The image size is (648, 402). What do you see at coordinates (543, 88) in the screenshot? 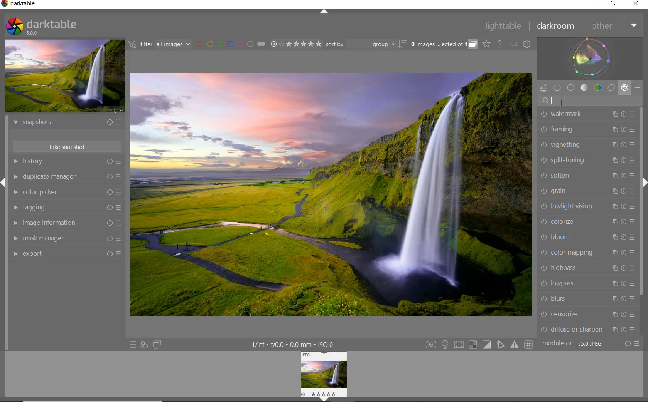
I see `QUICK ACCESS PANEL` at bounding box center [543, 88].